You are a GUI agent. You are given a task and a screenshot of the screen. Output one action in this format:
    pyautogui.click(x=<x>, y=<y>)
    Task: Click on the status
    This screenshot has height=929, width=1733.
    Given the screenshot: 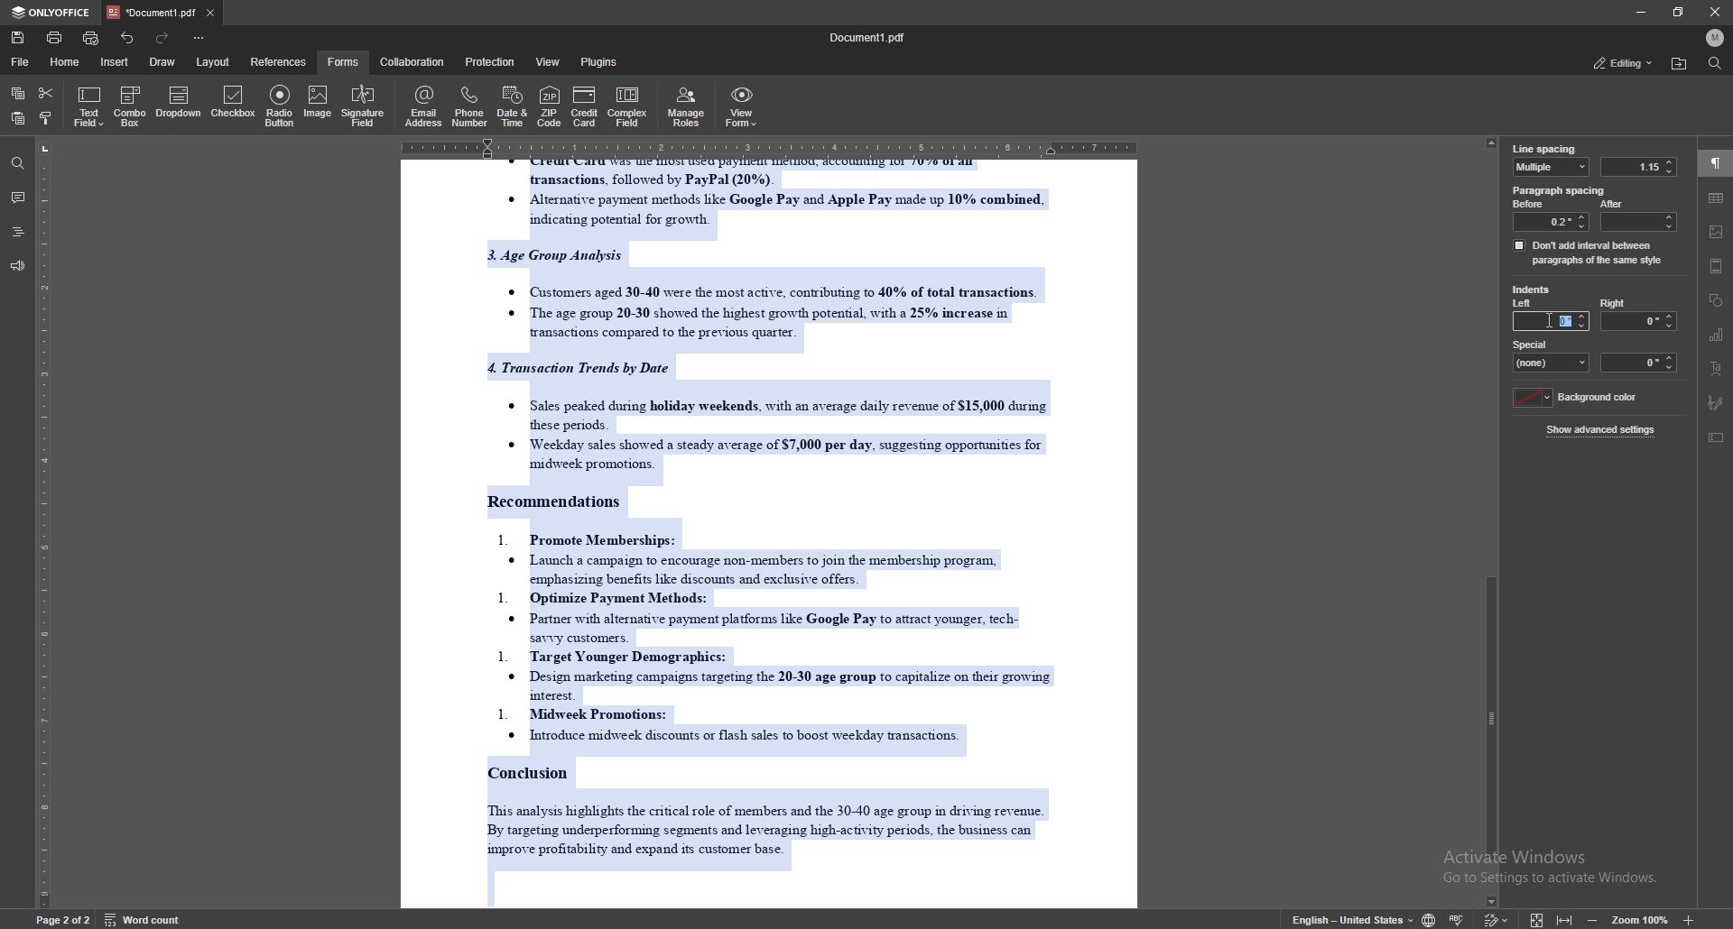 What is the action you would take?
    pyautogui.click(x=1622, y=62)
    